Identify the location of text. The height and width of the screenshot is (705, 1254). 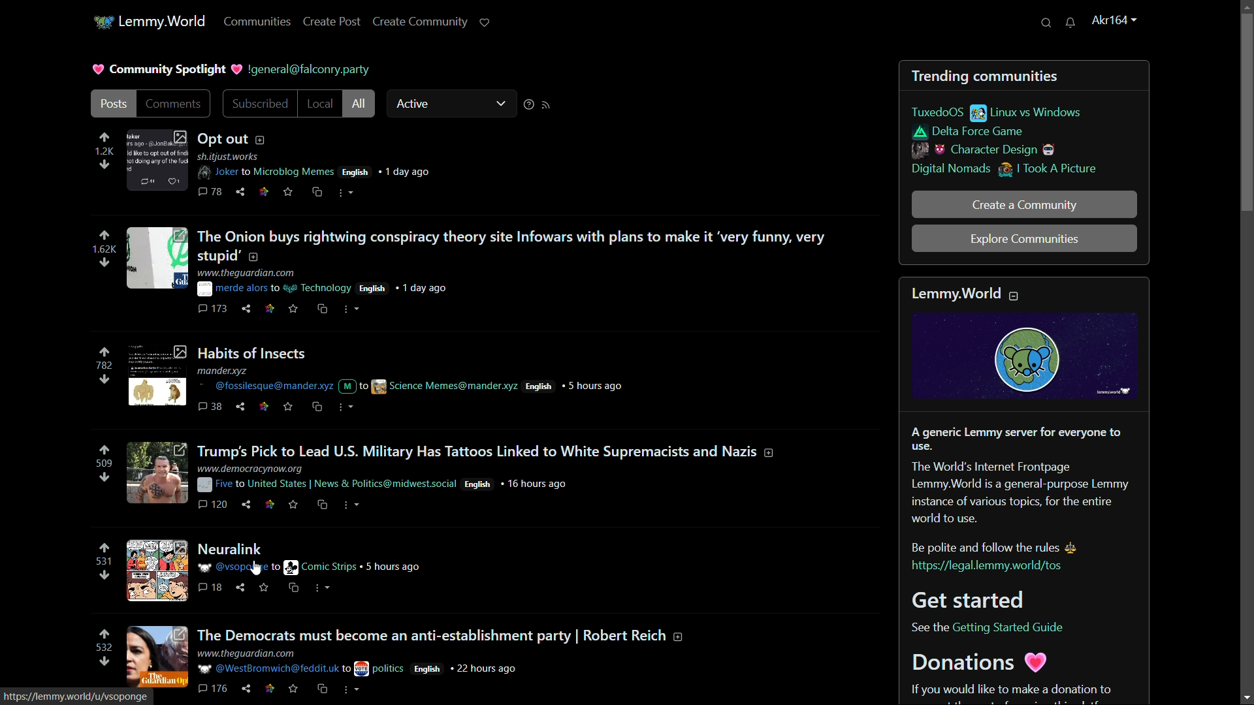
(1038, 676).